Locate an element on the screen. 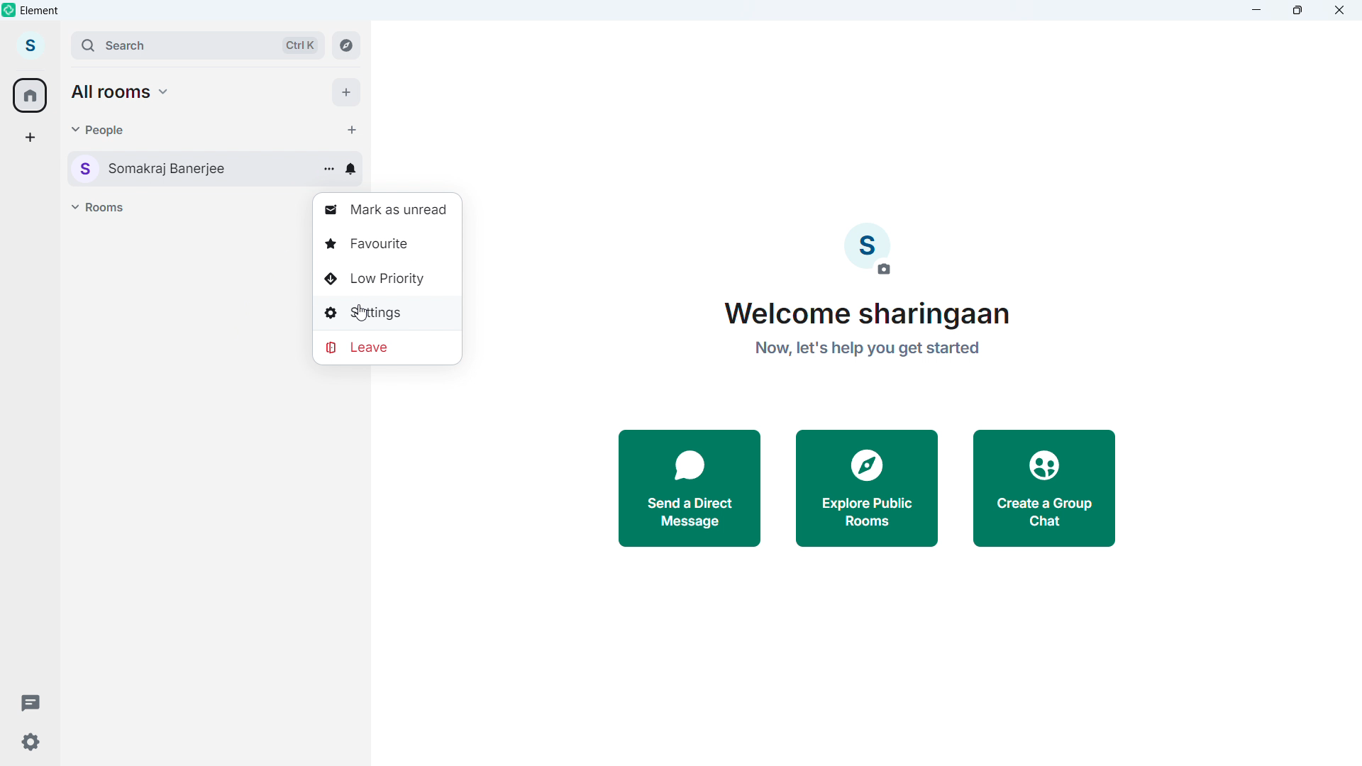  Settings  is located at coordinates (30, 745).